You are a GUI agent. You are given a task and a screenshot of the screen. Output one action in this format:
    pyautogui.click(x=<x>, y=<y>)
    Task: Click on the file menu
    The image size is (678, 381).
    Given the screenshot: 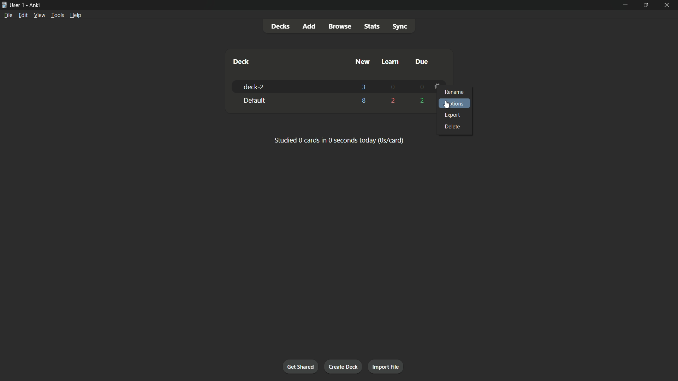 What is the action you would take?
    pyautogui.click(x=8, y=15)
    